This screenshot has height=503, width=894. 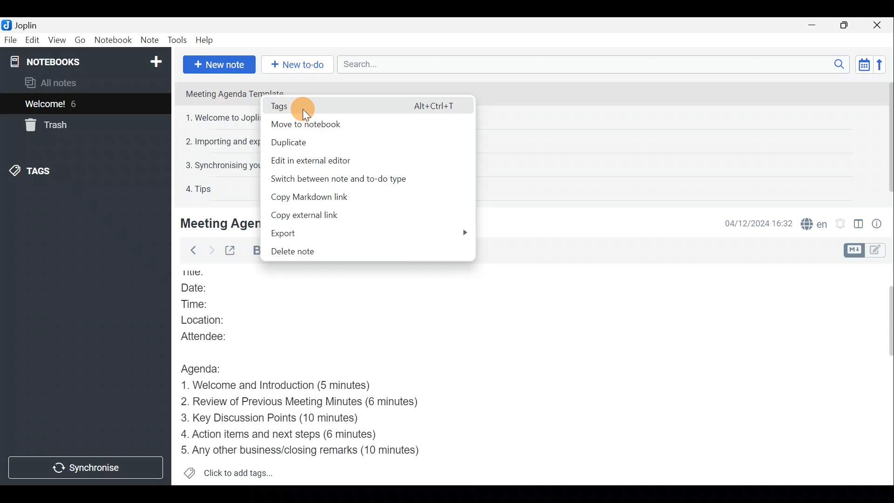 I want to click on cursor, so click(x=303, y=109).